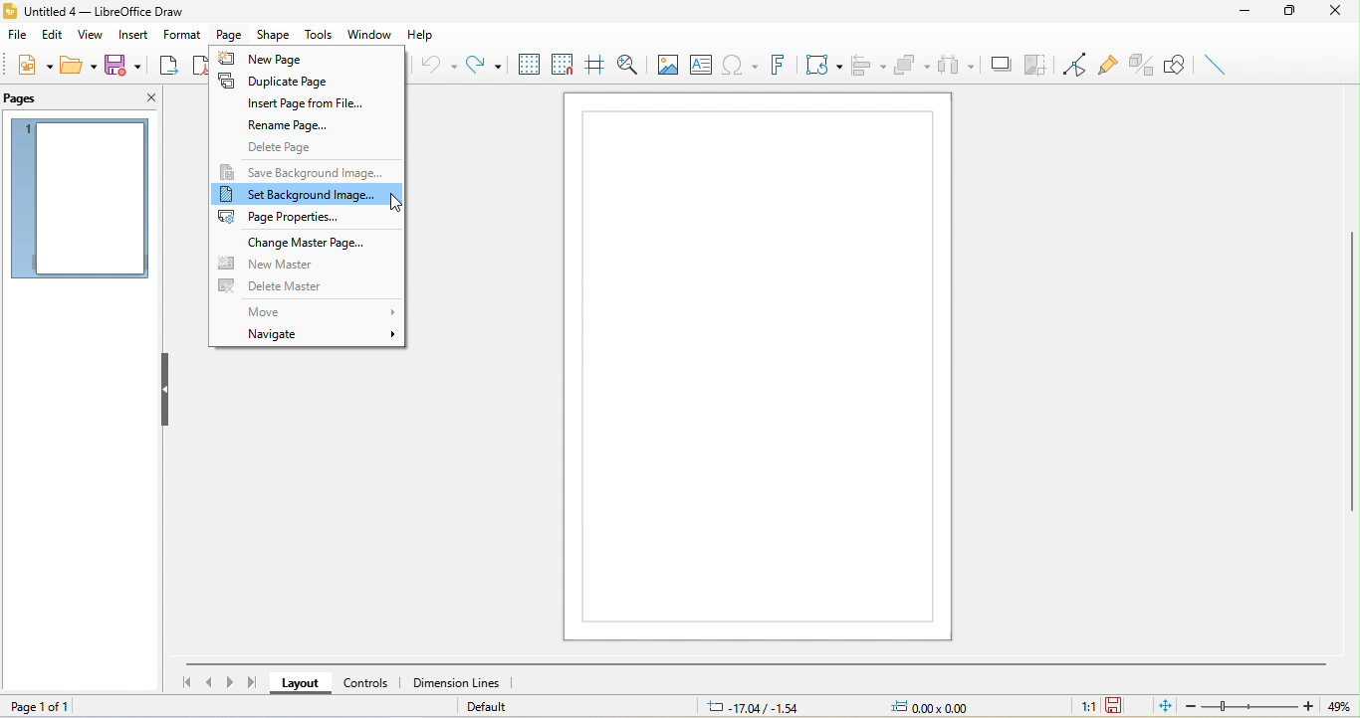 Image resolution: width=1360 pixels, height=718 pixels. I want to click on zoom and pan, so click(628, 64).